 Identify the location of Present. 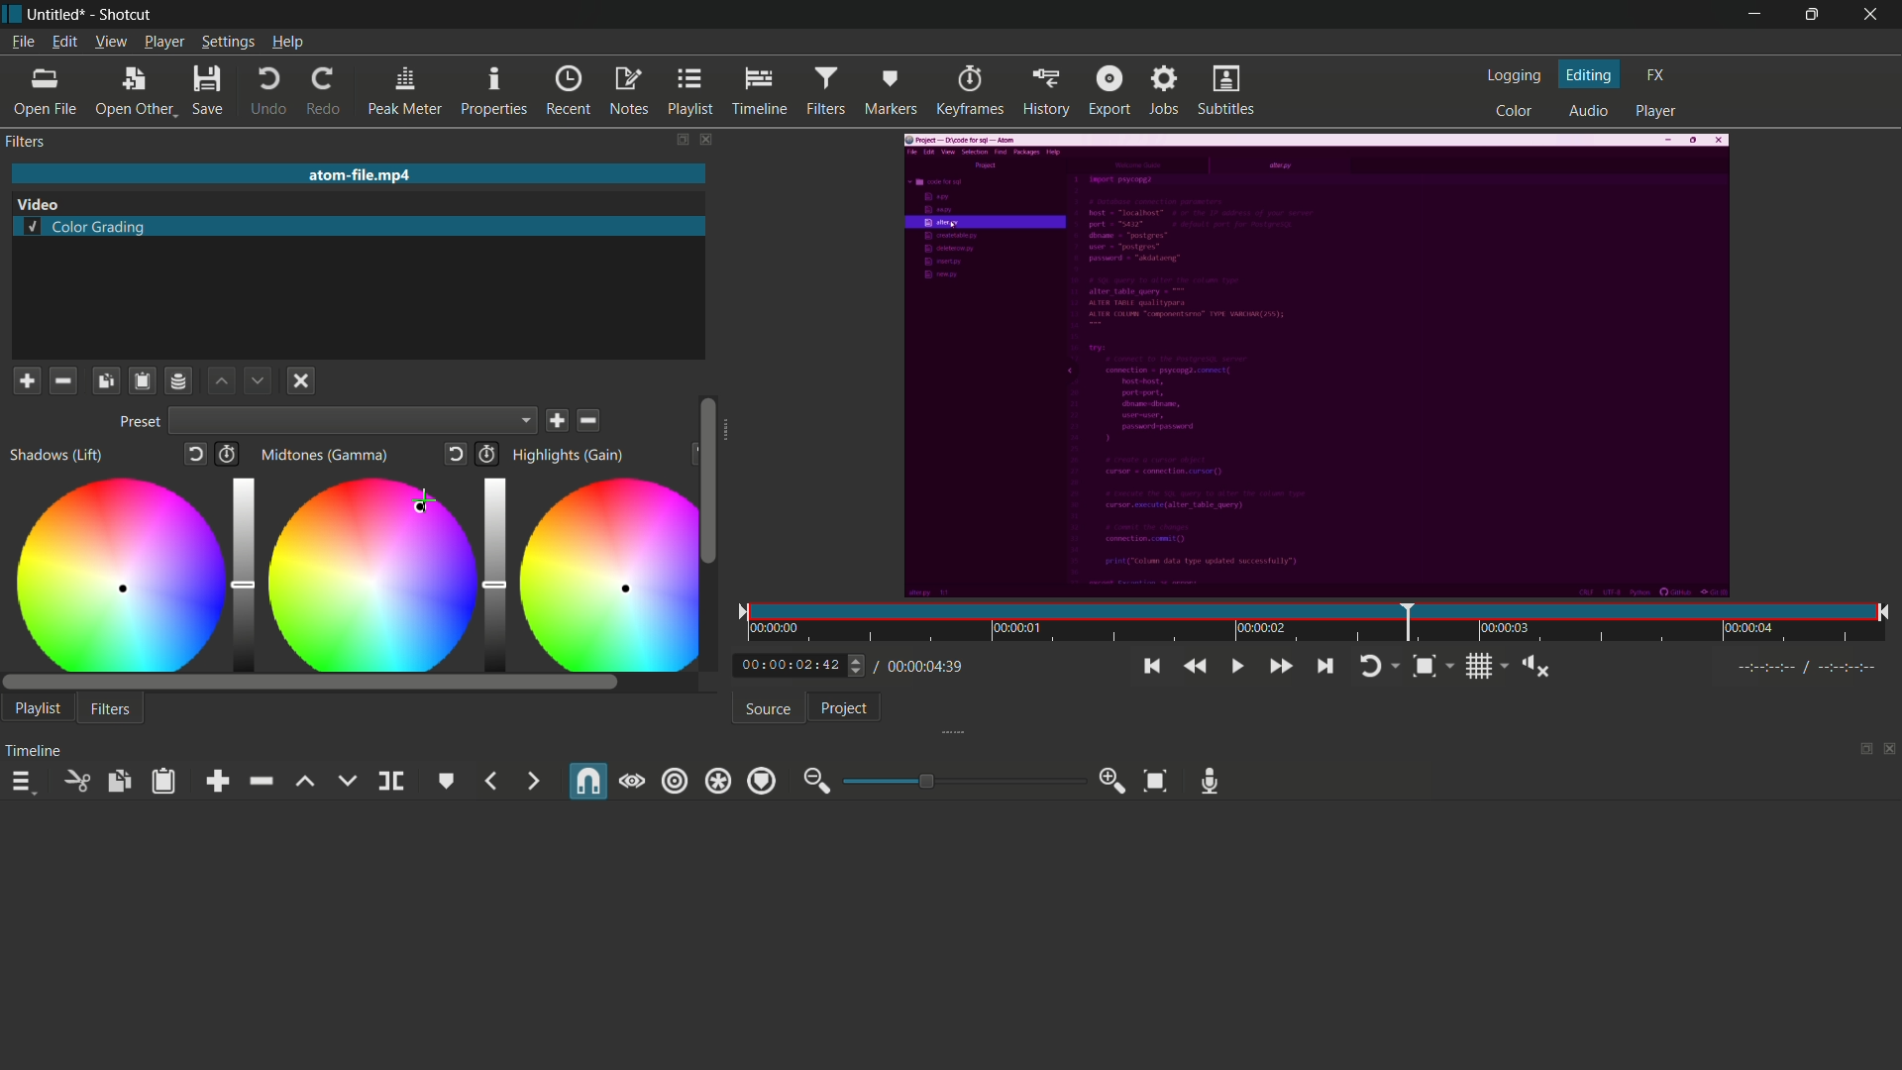
(137, 423).